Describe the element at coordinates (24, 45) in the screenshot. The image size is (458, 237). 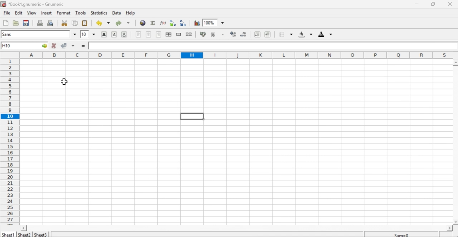
I see `Current Active Cell` at that location.